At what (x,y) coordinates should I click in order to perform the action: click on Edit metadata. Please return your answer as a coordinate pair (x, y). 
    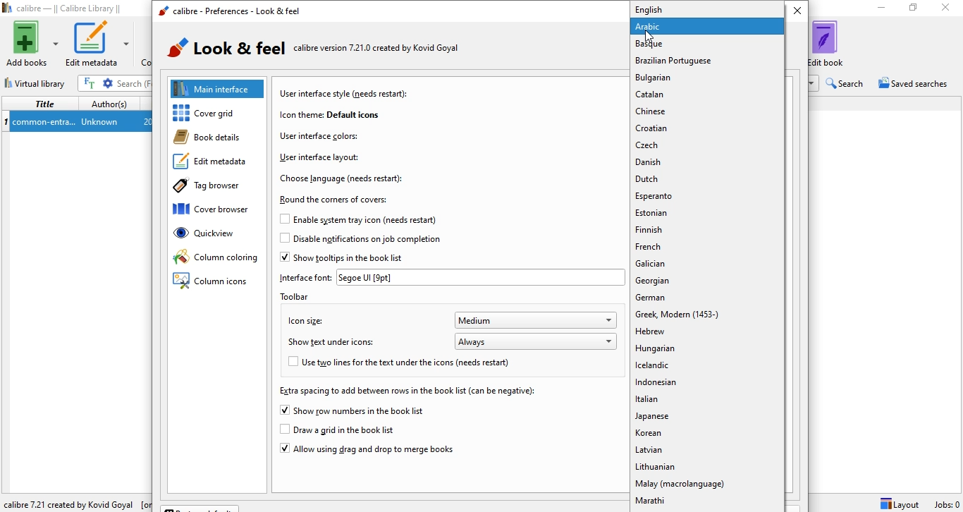
    Looking at the image, I should click on (99, 44).